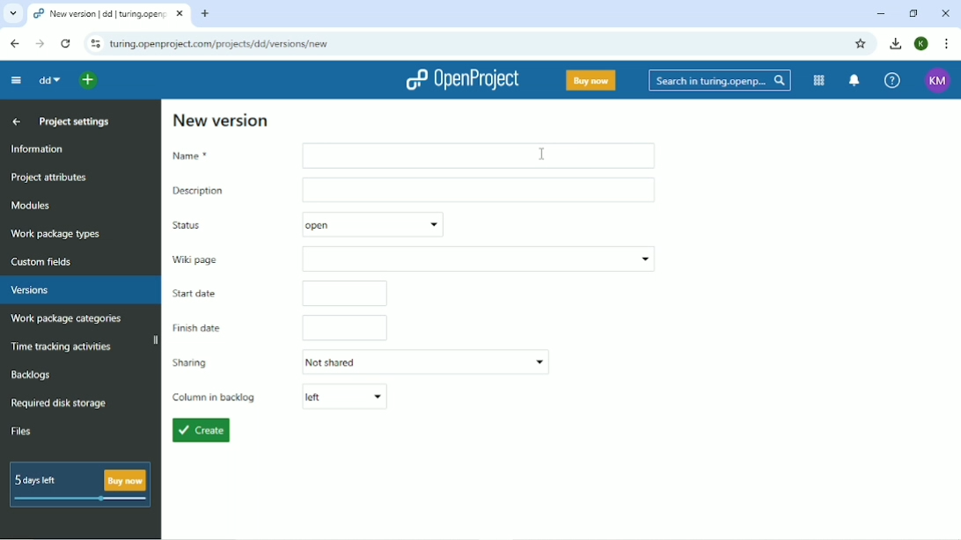  I want to click on Download, so click(894, 43).